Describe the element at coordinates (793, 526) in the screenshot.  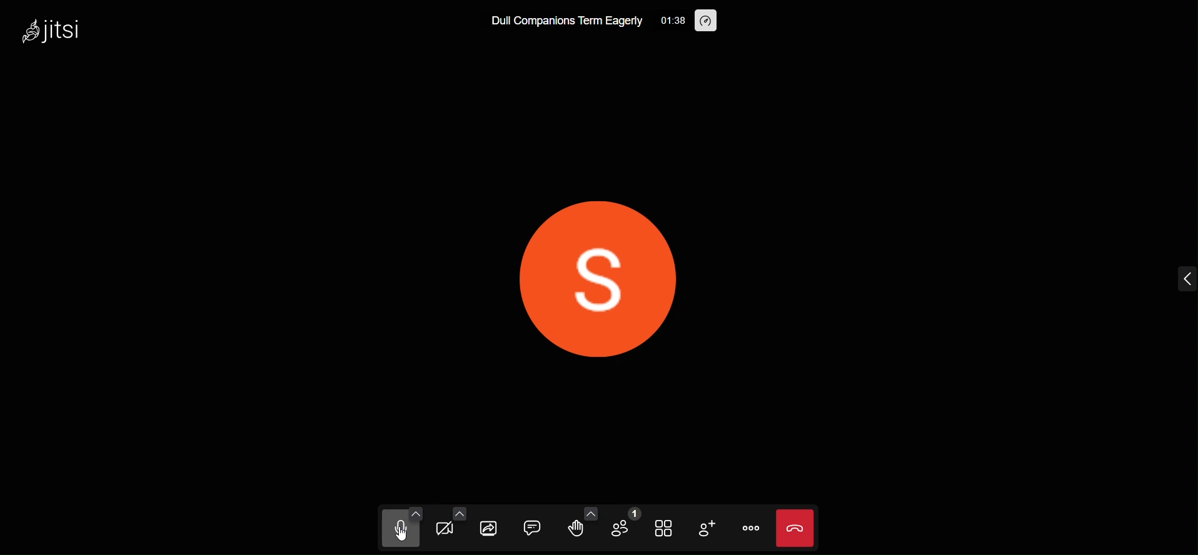
I see `leave the meeting` at that location.